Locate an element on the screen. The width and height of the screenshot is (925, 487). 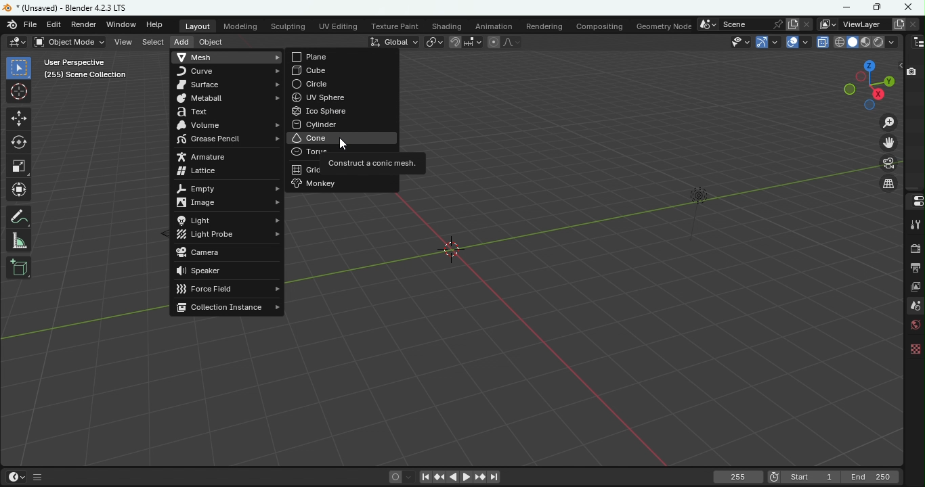
Object is located at coordinates (213, 43).